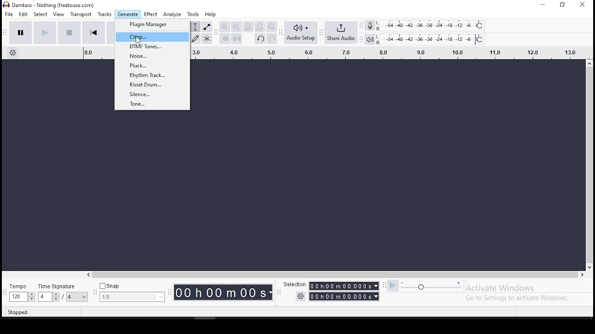 The width and height of the screenshot is (595, 334). What do you see at coordinates (543, 4) in the screenshot?
I see `` at bounding box center [543, 4].